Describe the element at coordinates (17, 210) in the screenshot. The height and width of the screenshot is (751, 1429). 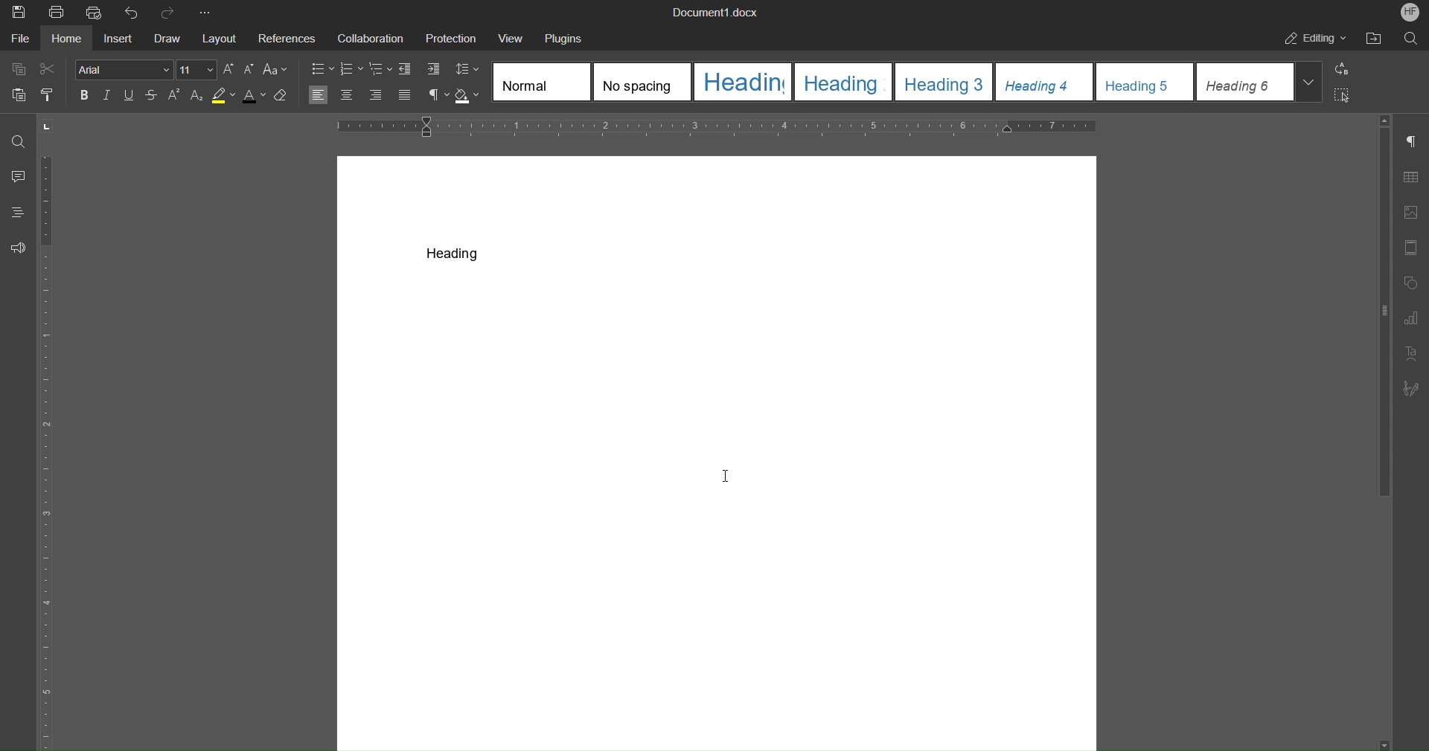
I see `Headings` at that location.